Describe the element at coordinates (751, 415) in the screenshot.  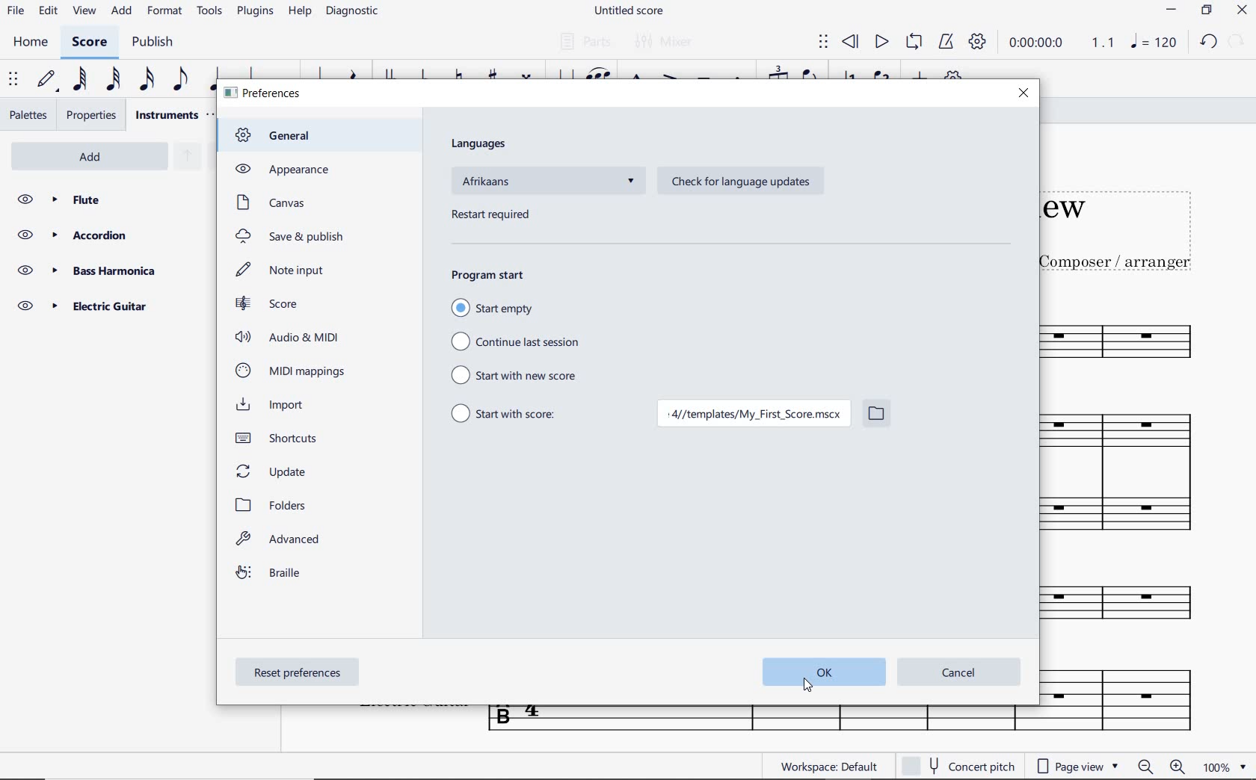
I see `path` at that location.